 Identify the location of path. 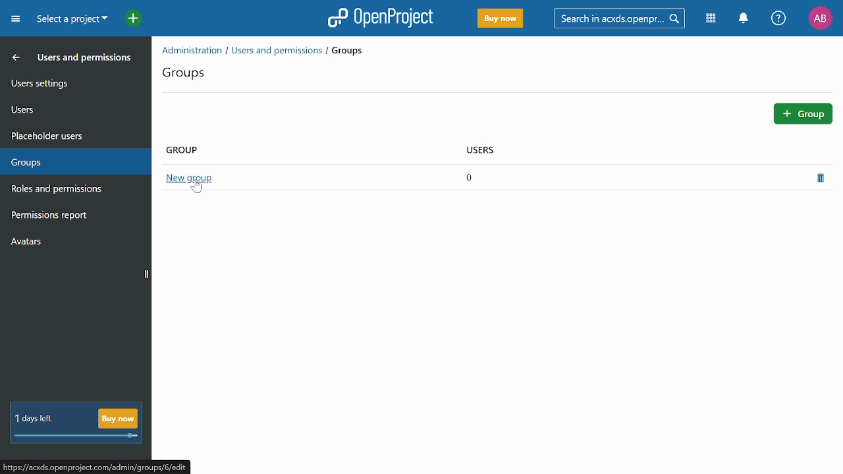
(267, 49).